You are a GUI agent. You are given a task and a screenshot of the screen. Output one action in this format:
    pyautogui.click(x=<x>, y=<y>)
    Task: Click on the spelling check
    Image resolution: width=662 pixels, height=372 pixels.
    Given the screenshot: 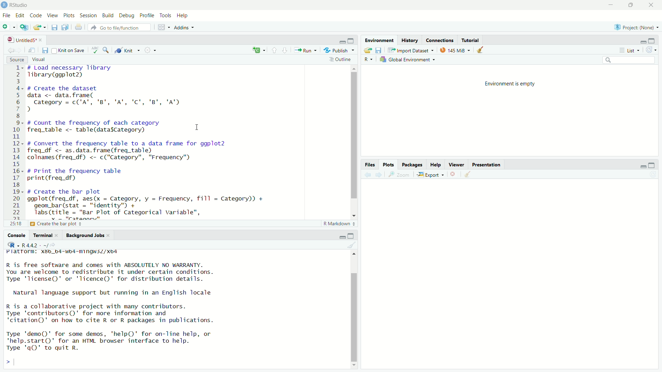 What is the action you would take?
    pyautogui.click(x=96, y=51)
    